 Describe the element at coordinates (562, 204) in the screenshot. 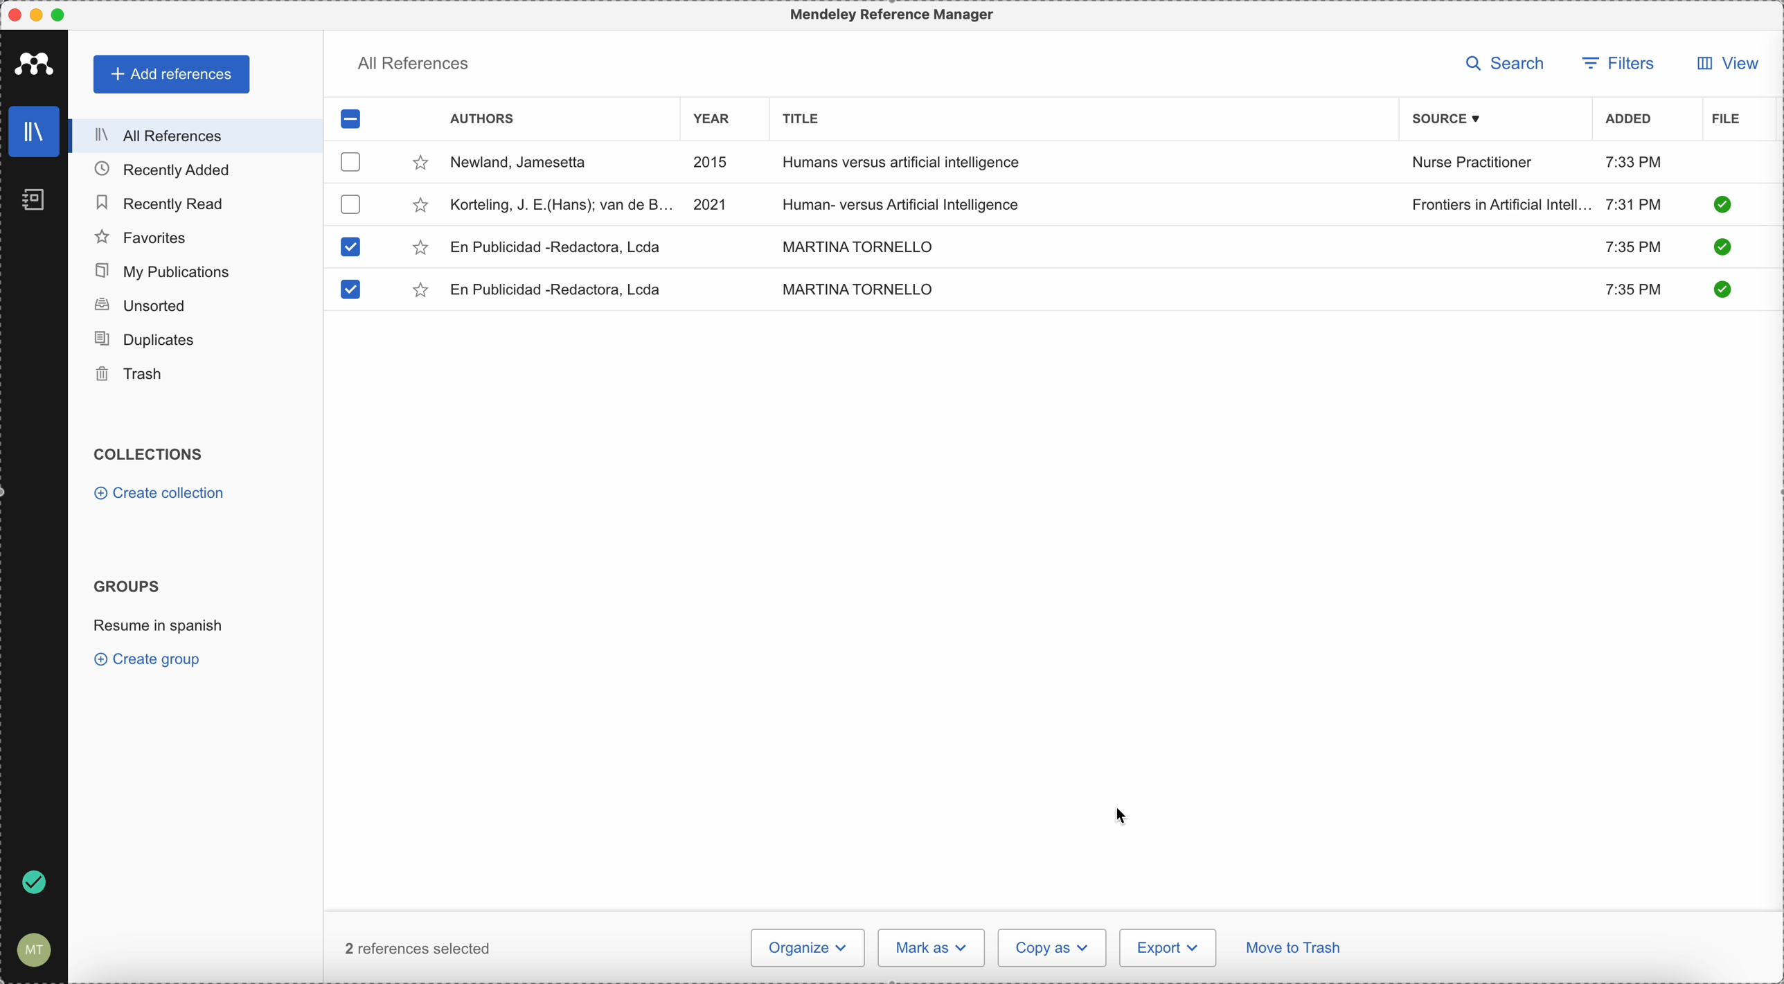

I see `Korteling, J.E.(Hans)` at that location.